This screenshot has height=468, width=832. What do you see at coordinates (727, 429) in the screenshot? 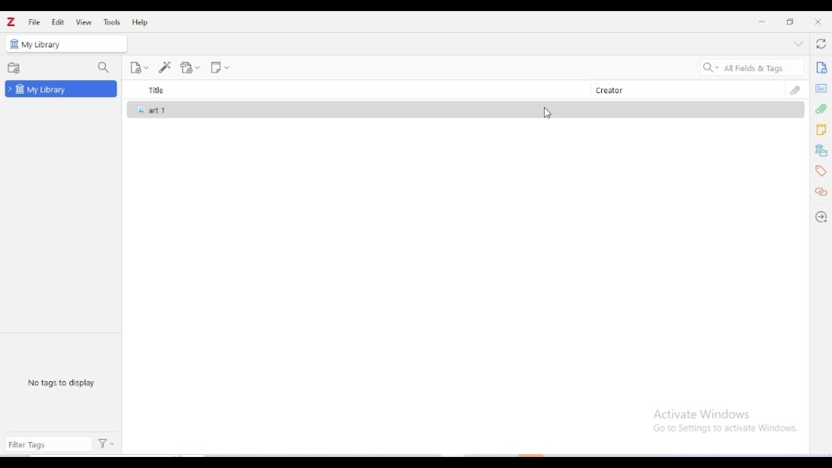
I see `Go to Settings to activate Windows.` at bounding box center [727, 429].